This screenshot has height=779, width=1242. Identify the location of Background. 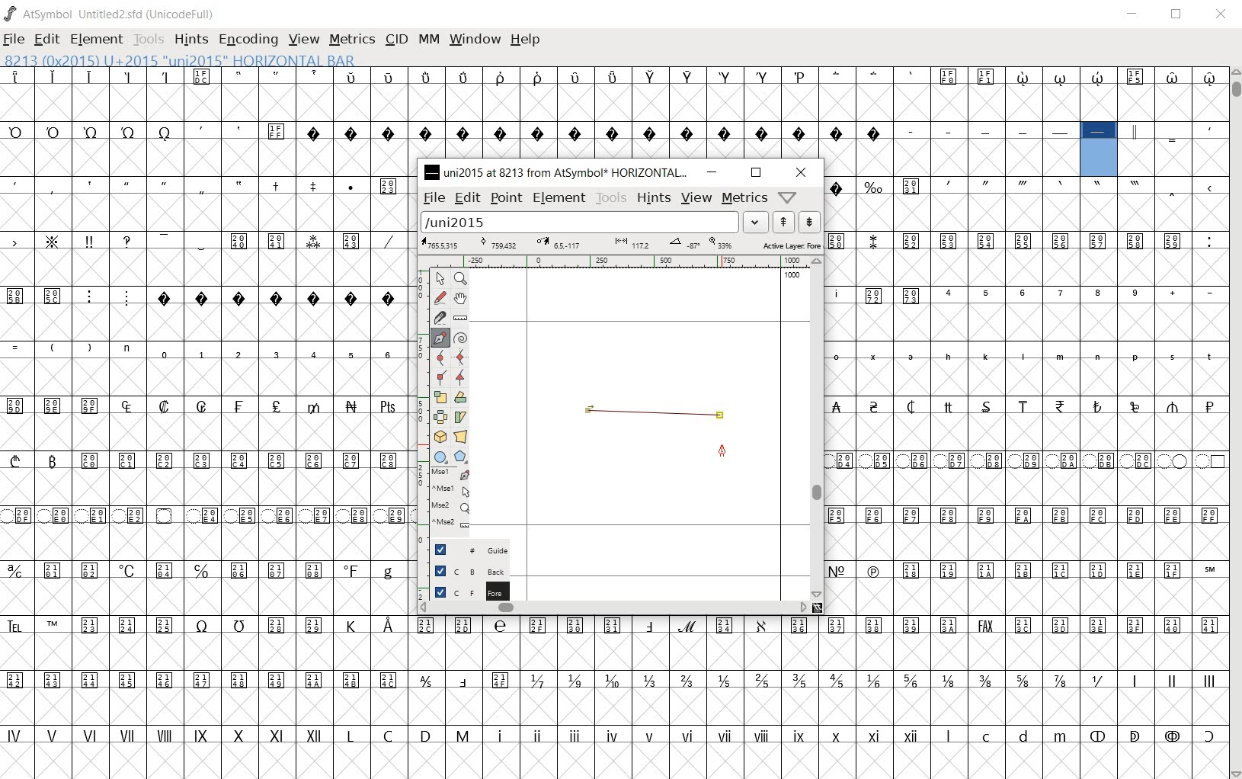
(465, 571).